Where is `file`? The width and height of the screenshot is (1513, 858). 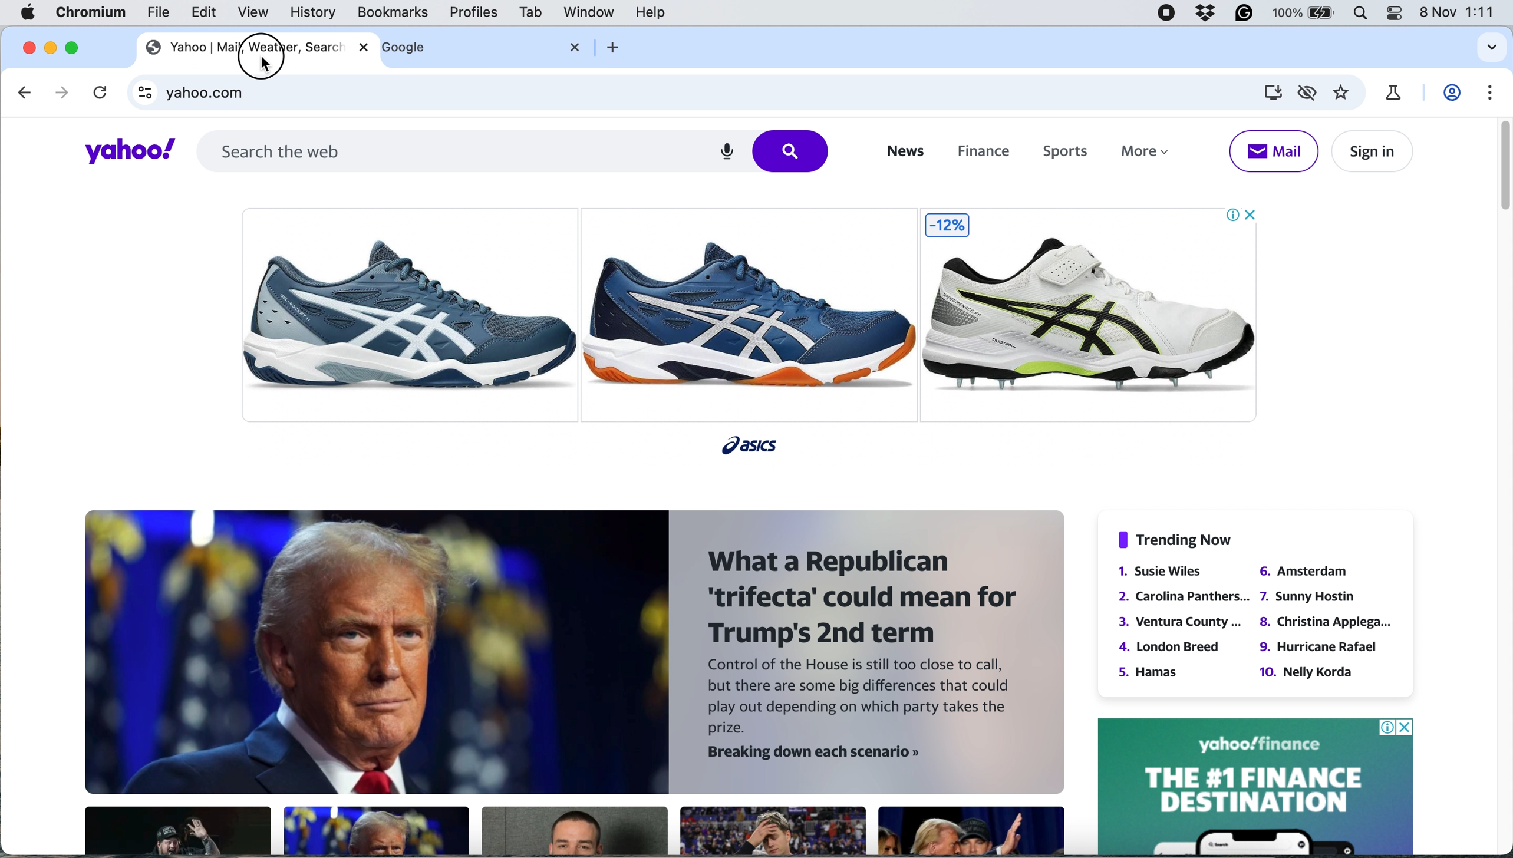
file is located at coordinates (159, 16).